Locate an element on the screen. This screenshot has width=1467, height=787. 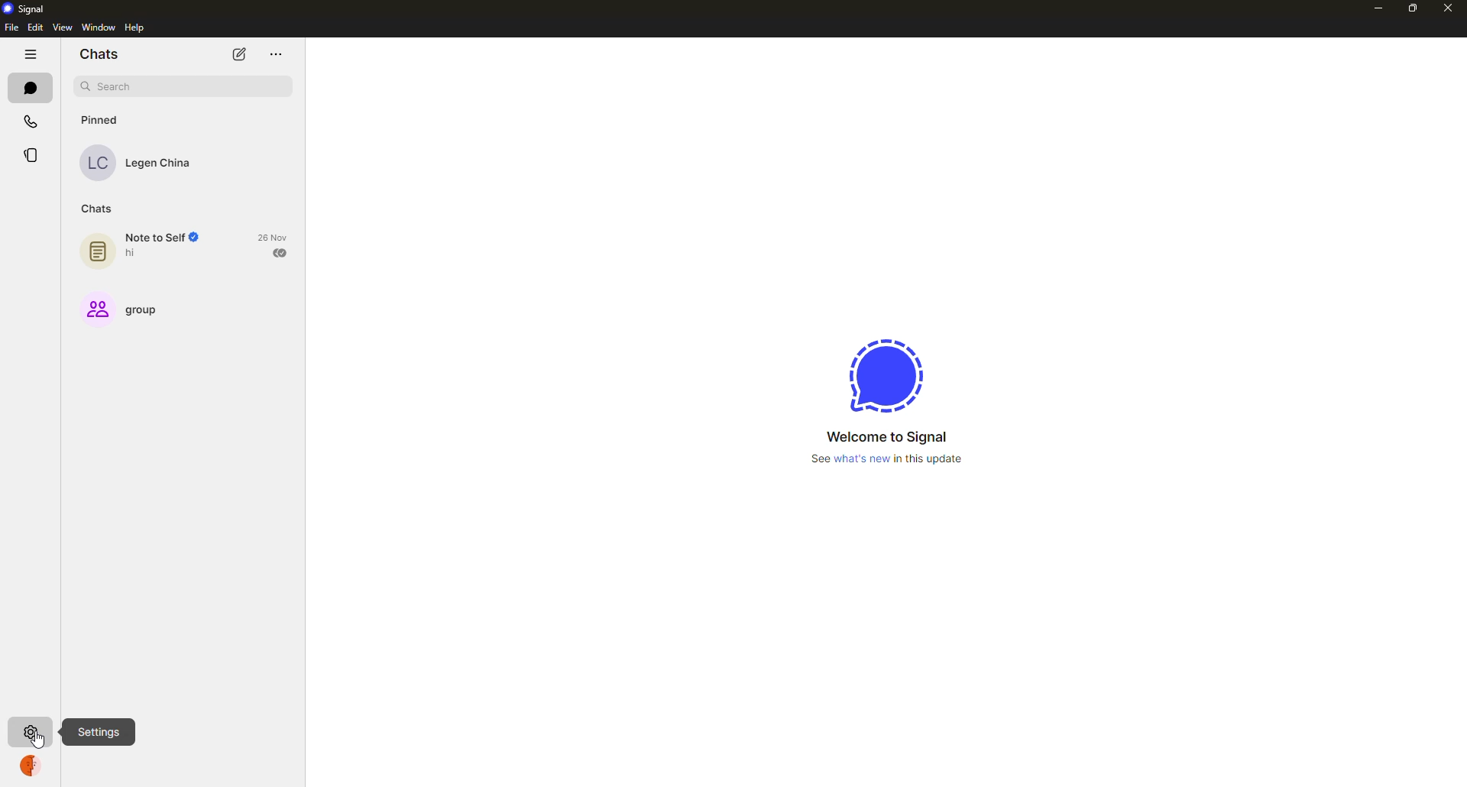
chats is located at coordinates (98, 209).